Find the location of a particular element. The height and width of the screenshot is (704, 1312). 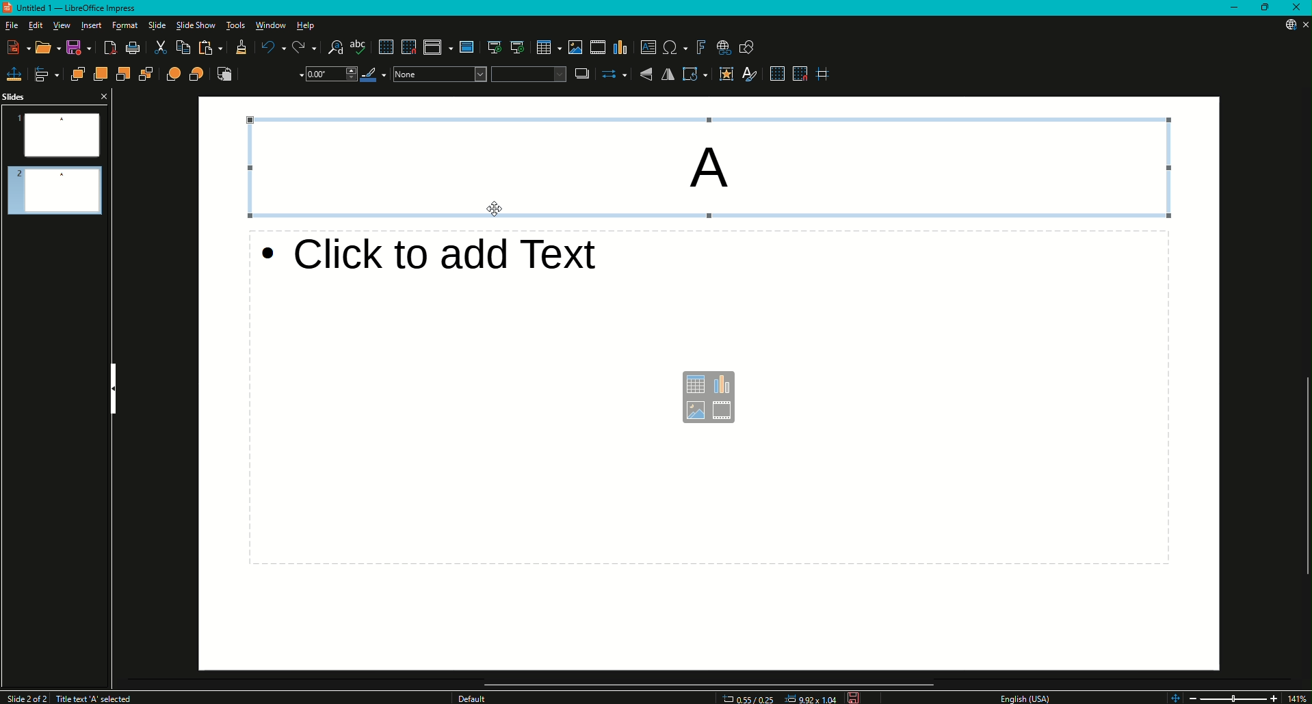

Interaction is located at coordinates (726, 75).